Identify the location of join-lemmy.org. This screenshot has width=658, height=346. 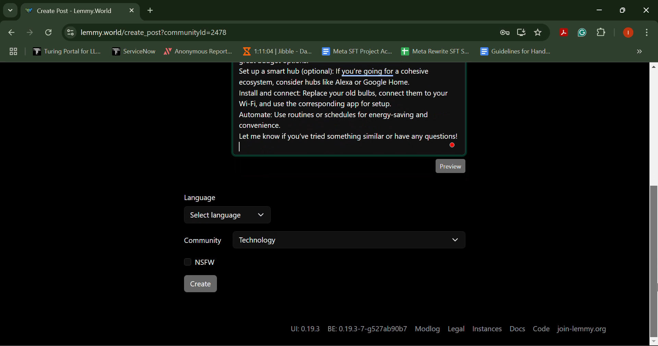
(582, 329).